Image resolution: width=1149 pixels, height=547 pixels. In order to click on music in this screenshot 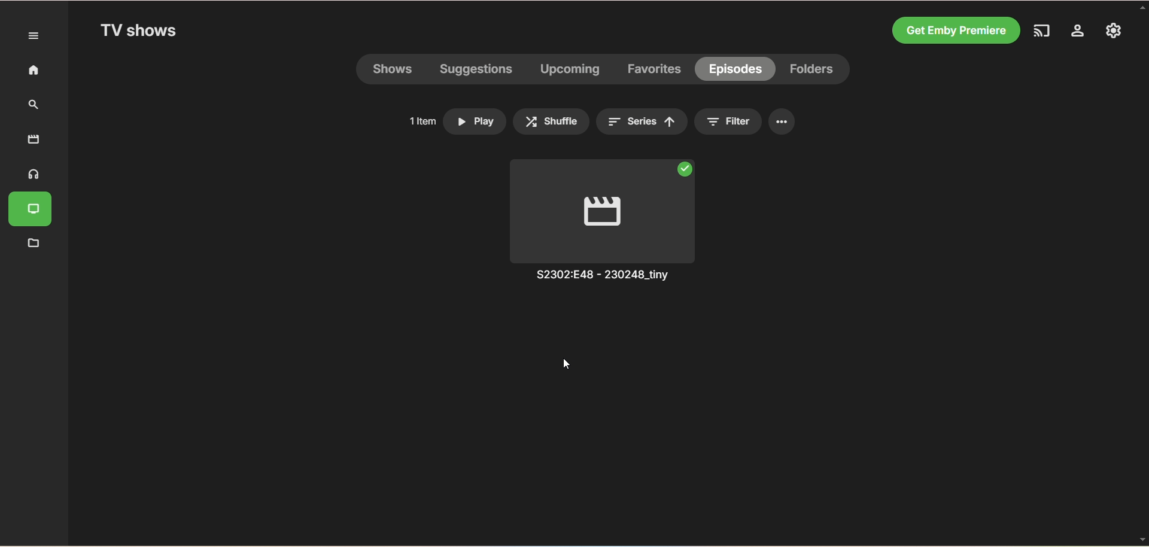, I will do `click(31, 175)`.